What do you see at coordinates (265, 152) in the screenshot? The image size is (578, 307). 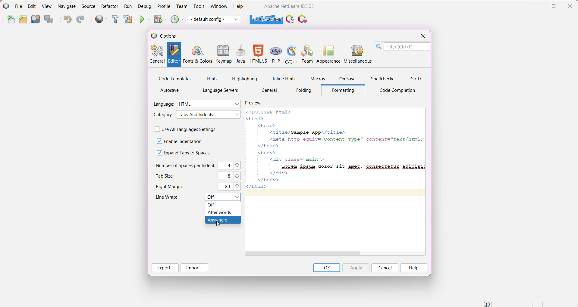 I see `<body>` at bounding box center [265, 152].